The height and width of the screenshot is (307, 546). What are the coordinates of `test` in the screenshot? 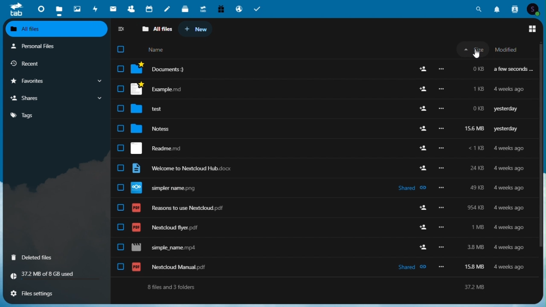 It's located at (317, 110).